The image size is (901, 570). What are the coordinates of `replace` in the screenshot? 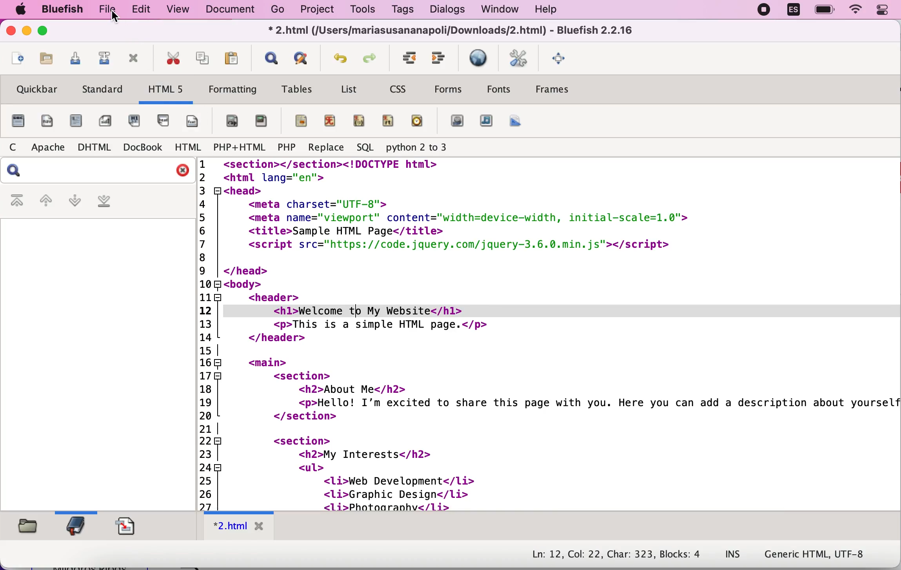 It's located at (324, 148).